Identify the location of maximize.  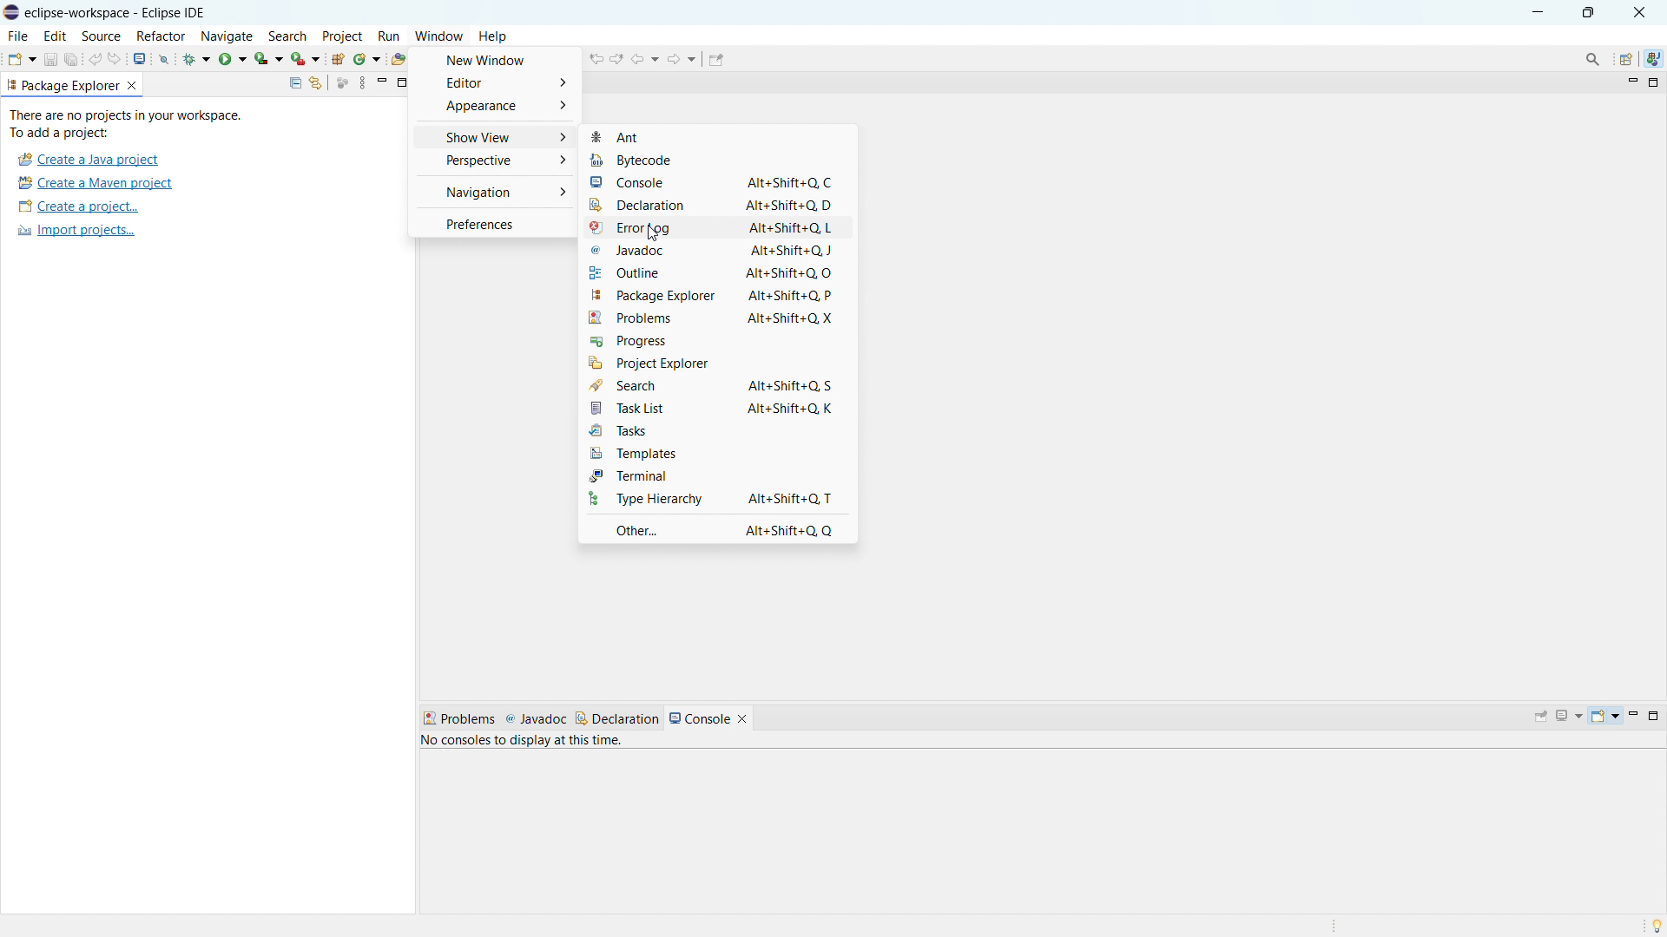
(1657, 717).